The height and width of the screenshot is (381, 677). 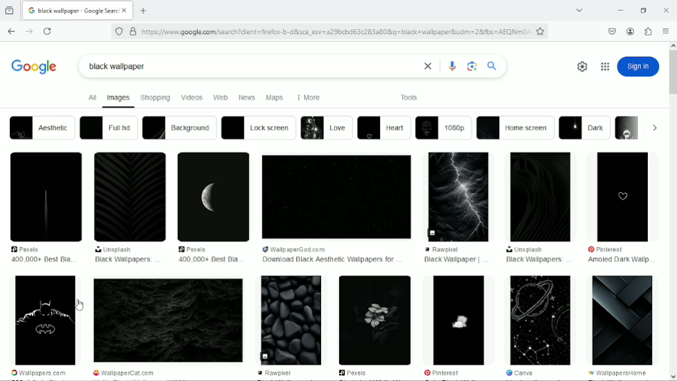 I want to click on black image, so click(x=541, y=197).